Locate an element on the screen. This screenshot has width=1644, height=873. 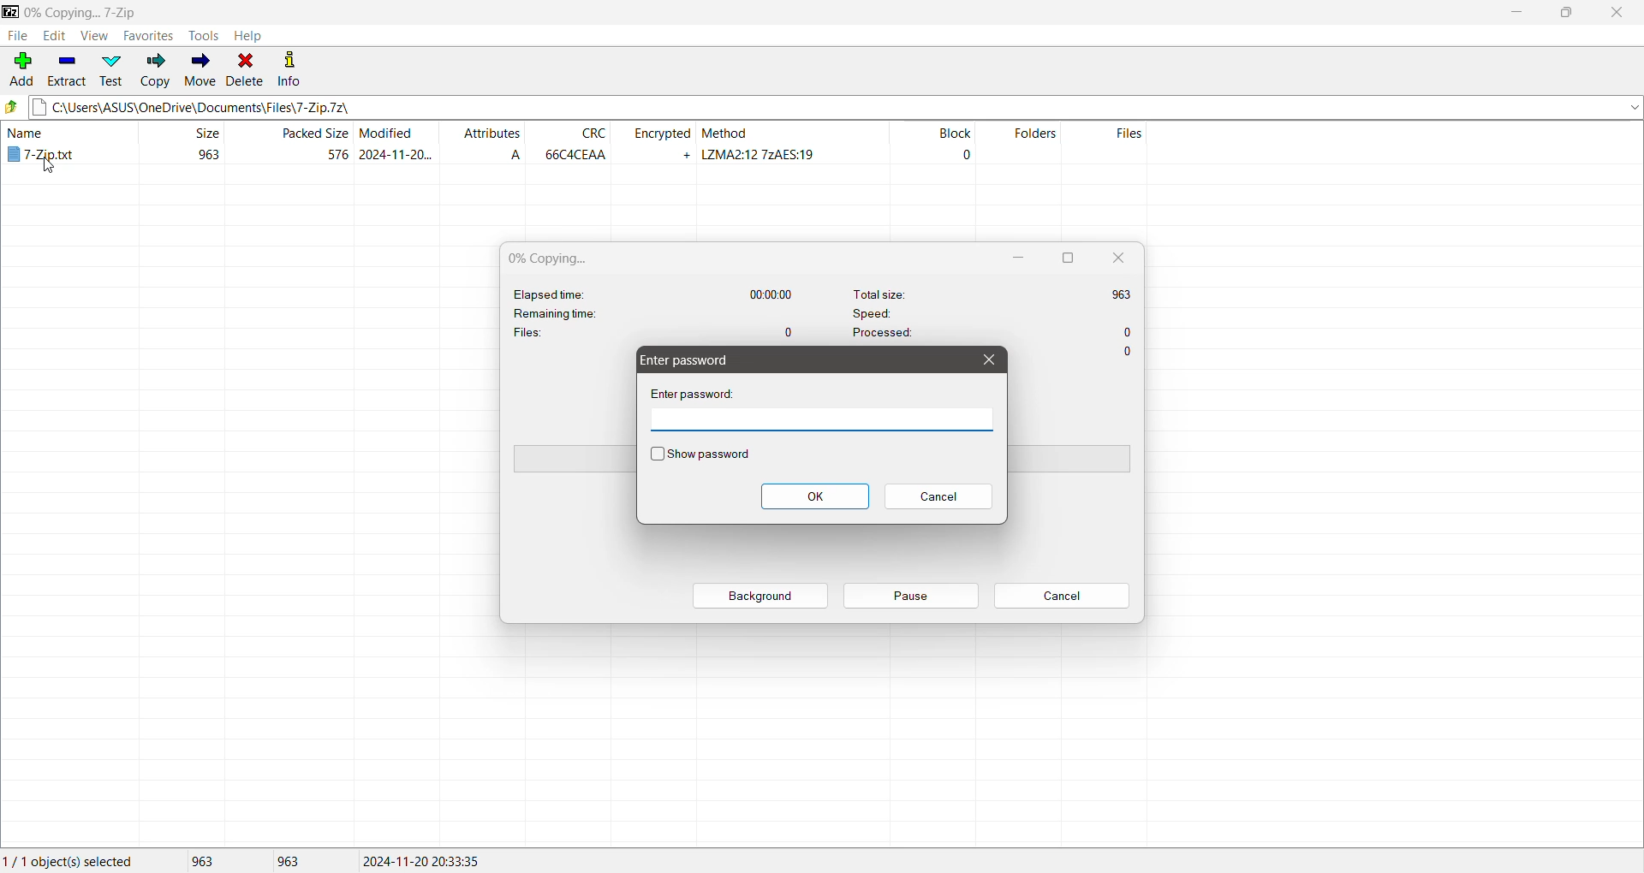
File Size is located at coordinates (182, 144).